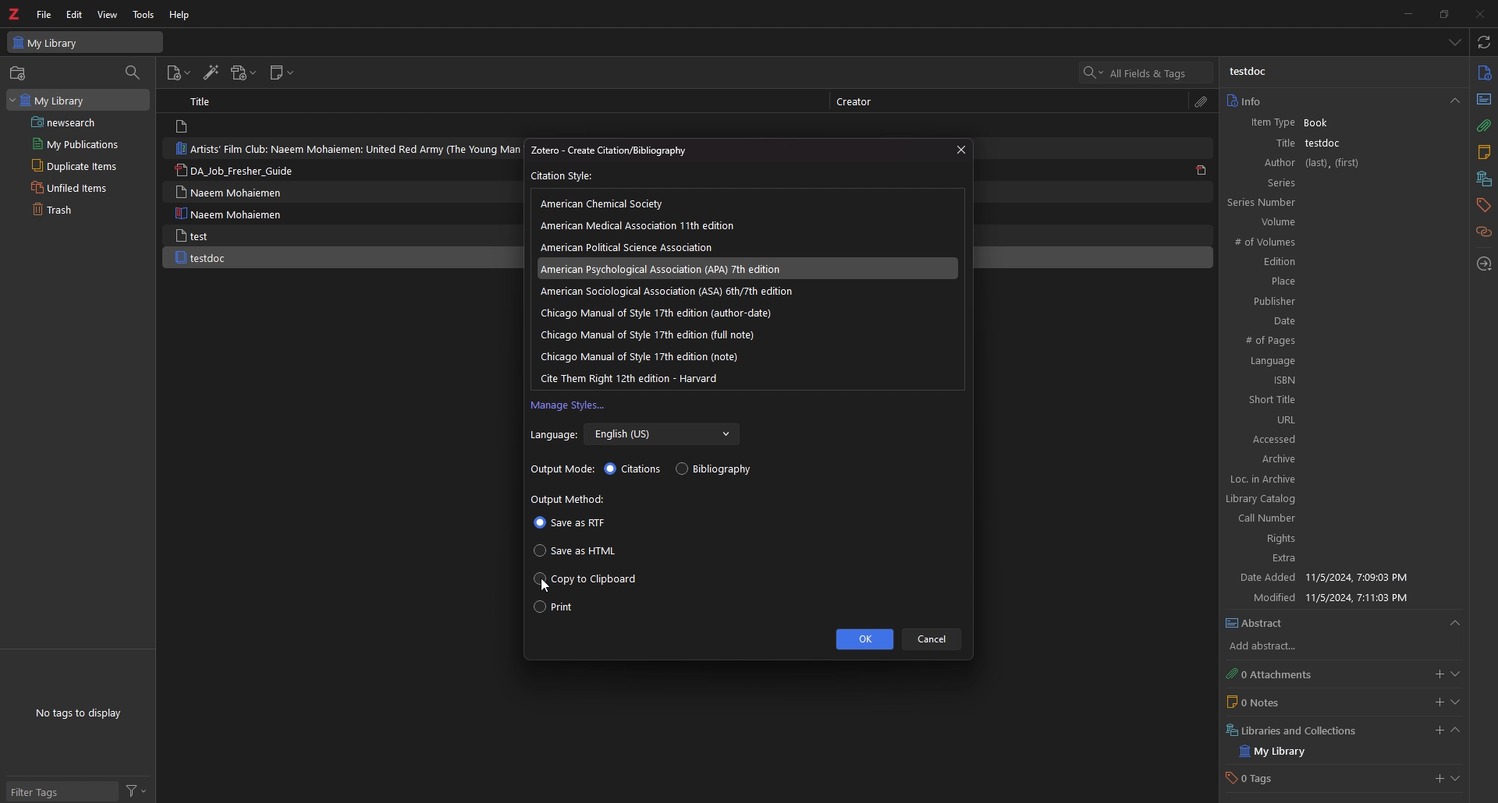 The height and width of the screenshot is (803, 1498). I want to click on Date Added 11/5/2024, 7:09:03 PM, so click(1336, 578).